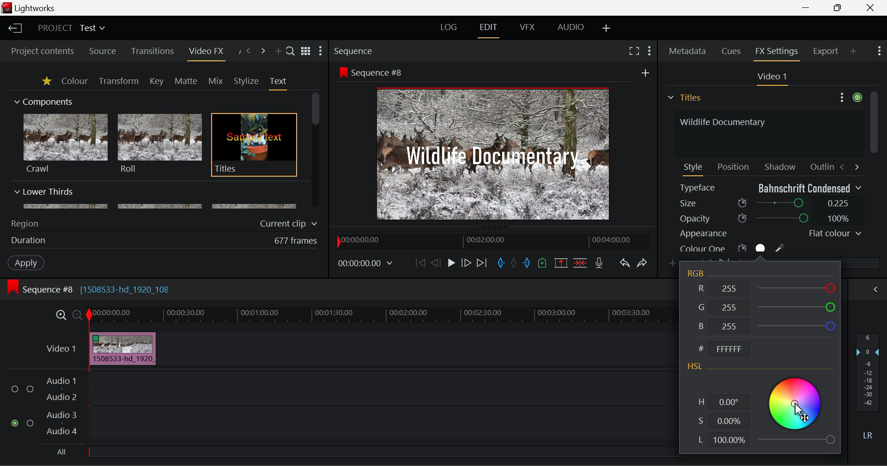  What do you see at coordinates (684, 97) in the screenshot?
I see `Titles Section` at bounding box center [684, 97].